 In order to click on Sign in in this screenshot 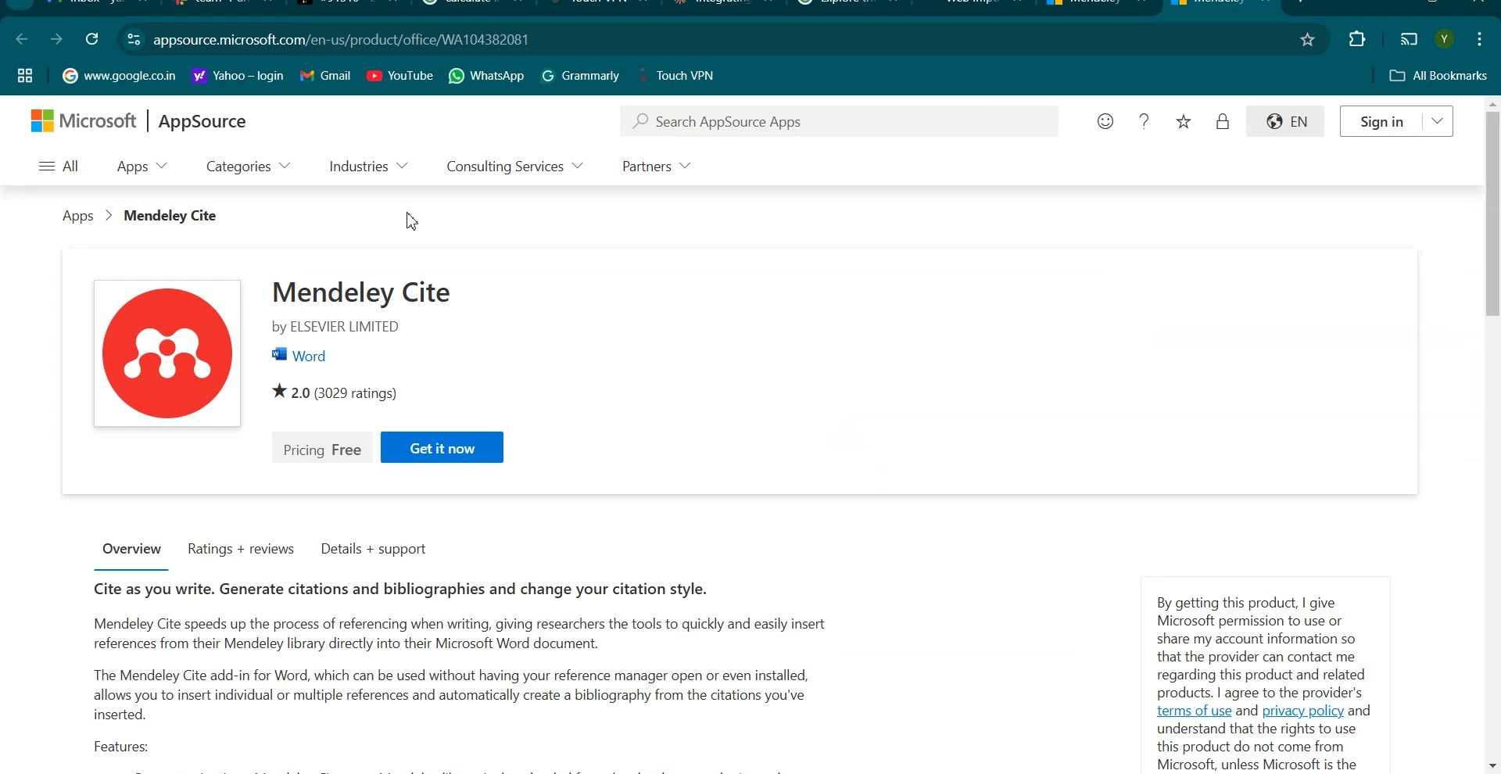, I will do `click(1399, 120)`.